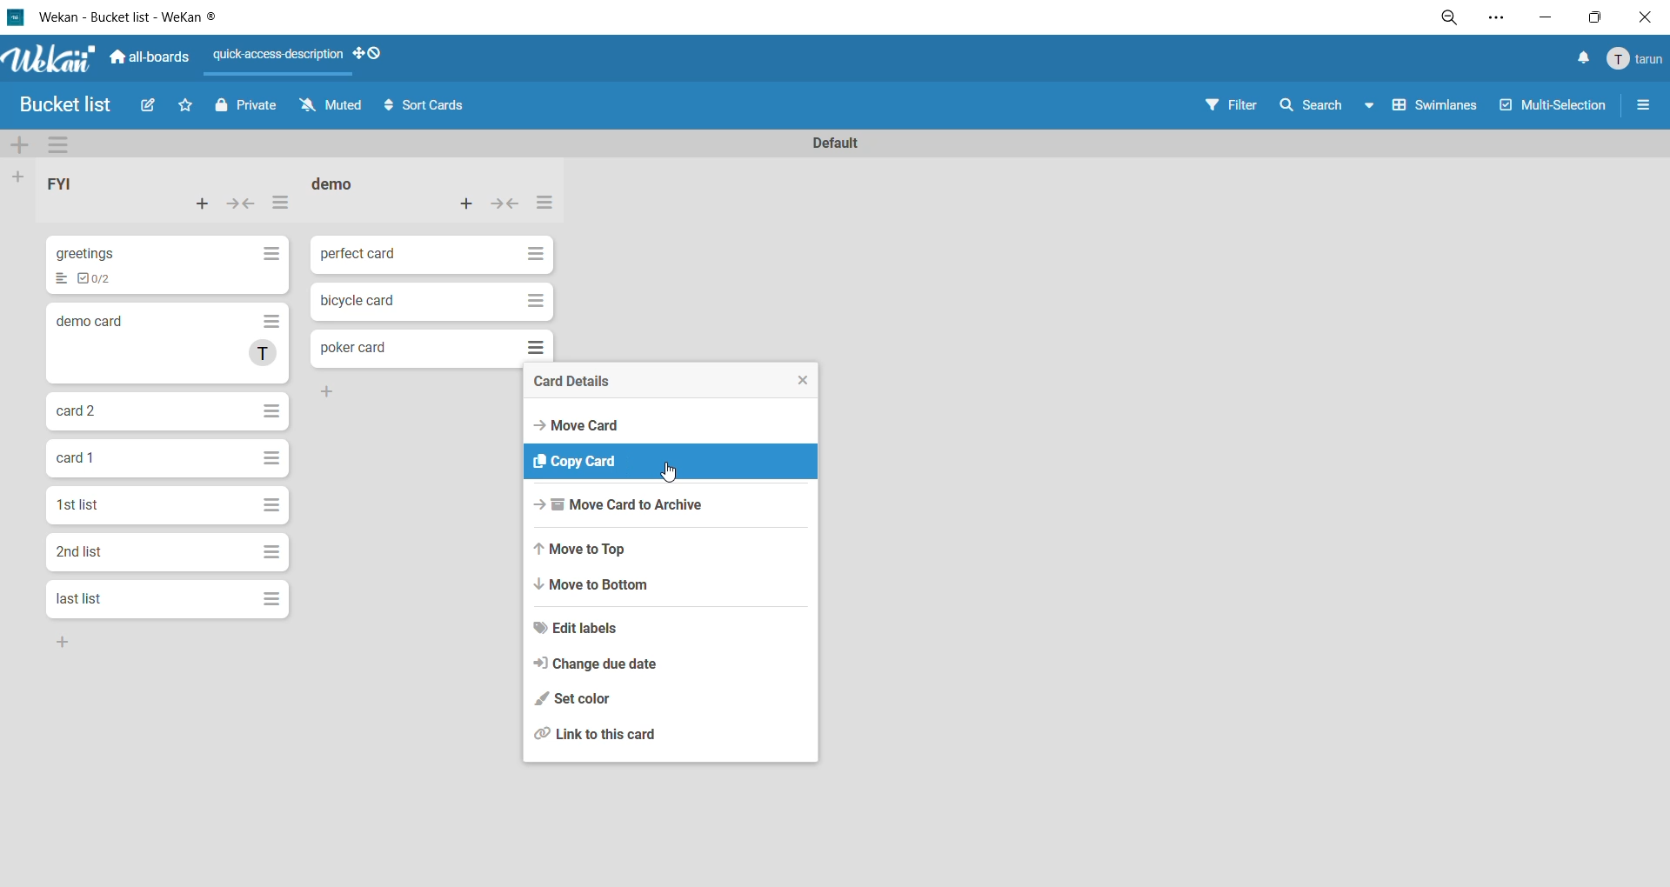 The height and width of the screenshot is (887, 1670). Describe the element at coordinates (281, 61) in the screenshot. I see `quick access description` at that location.